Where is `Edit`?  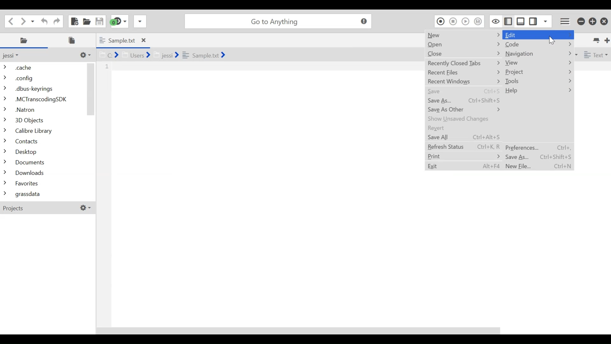
Edit is located at coordinates (464, 166).